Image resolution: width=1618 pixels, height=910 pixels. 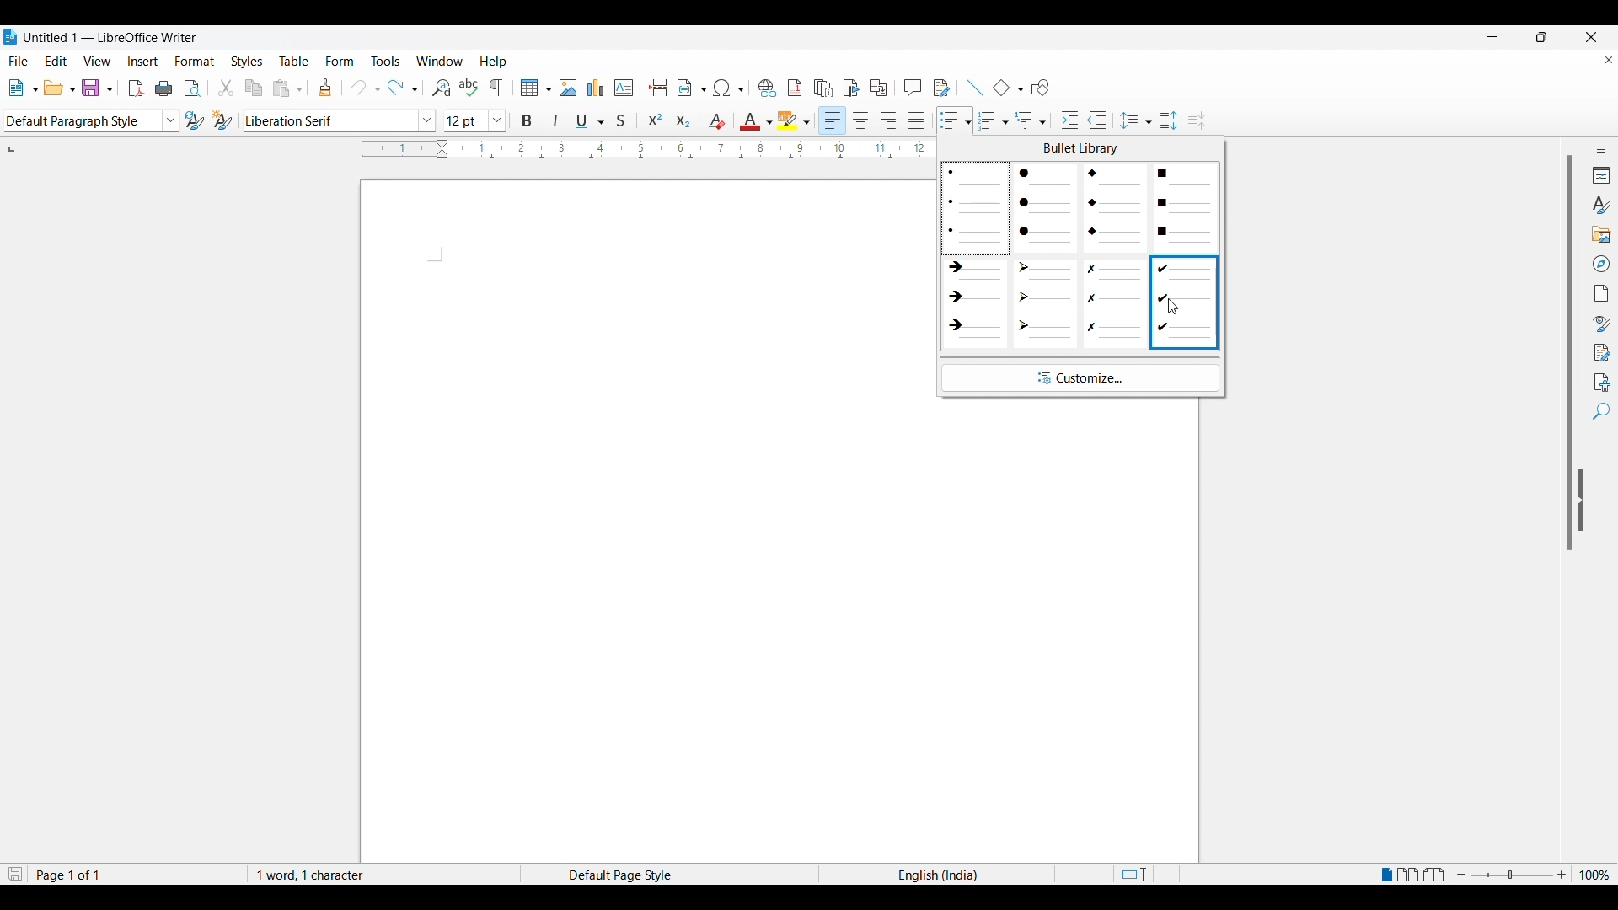 I want to click on spell check, so click(x=469, y=86).